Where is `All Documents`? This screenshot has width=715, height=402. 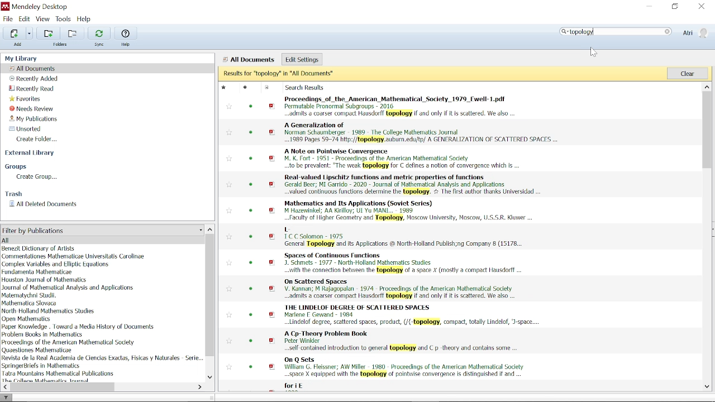 All Documents is located at coordinates (35, 68).